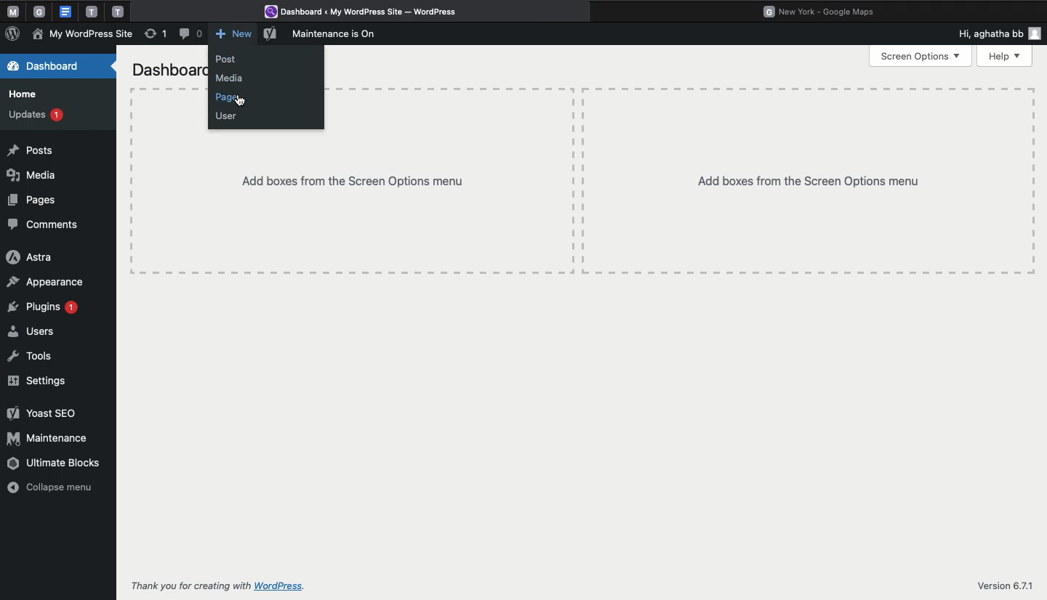 Image resolution: width=1047 pixels, height=600 pixels. What do you see at coordinates (806, 179) in the screenshot?
I see `add boxes from the screen options menu` at bounding box center [806, 179].